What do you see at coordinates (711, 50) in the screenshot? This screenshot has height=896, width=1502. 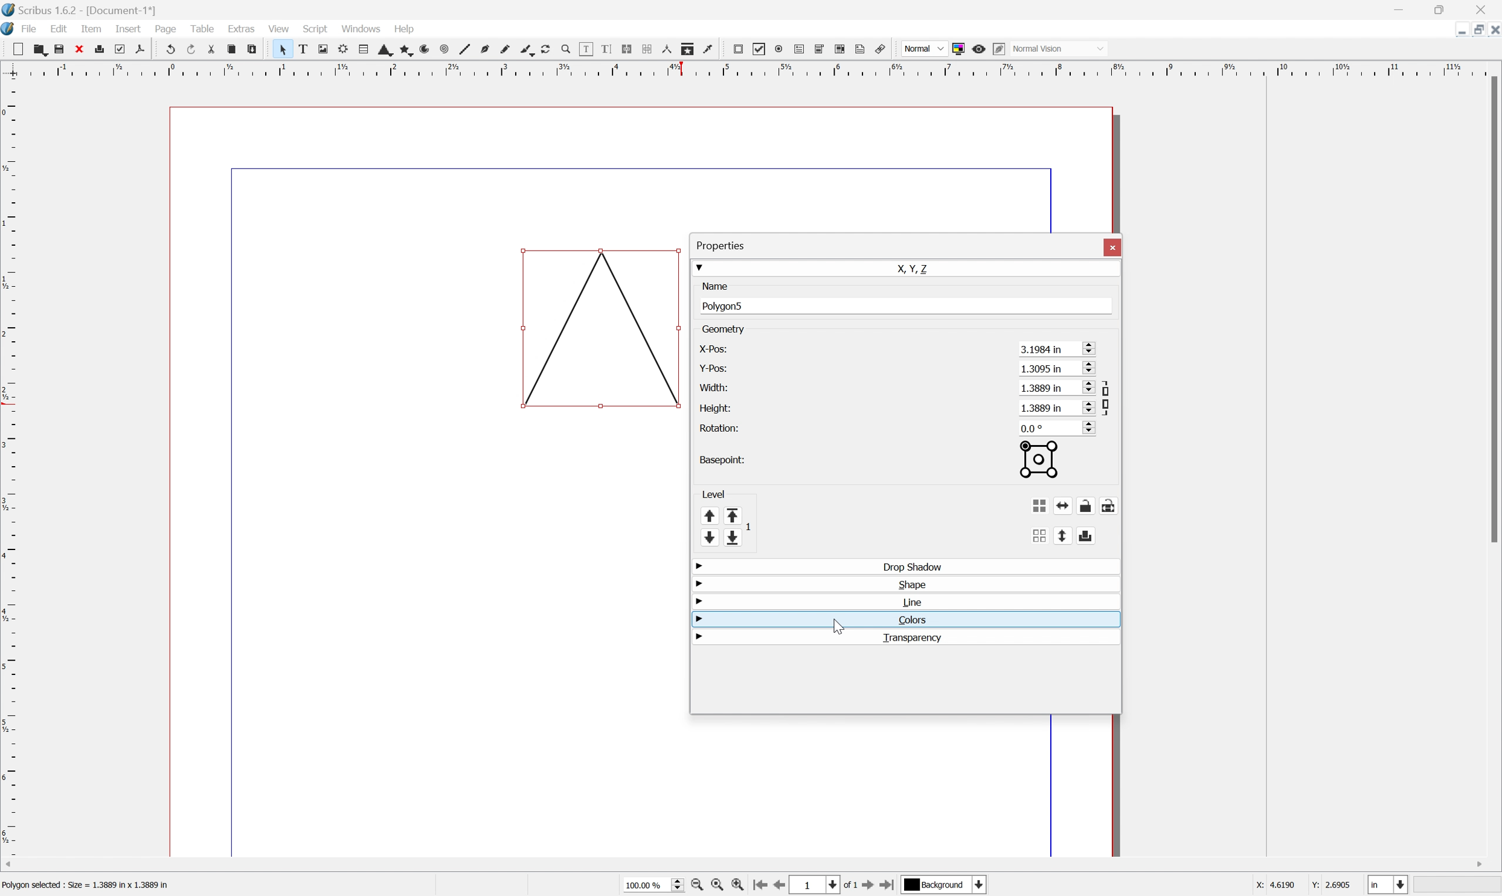 I see `Eye dropper` at bounding box center [711, 50].